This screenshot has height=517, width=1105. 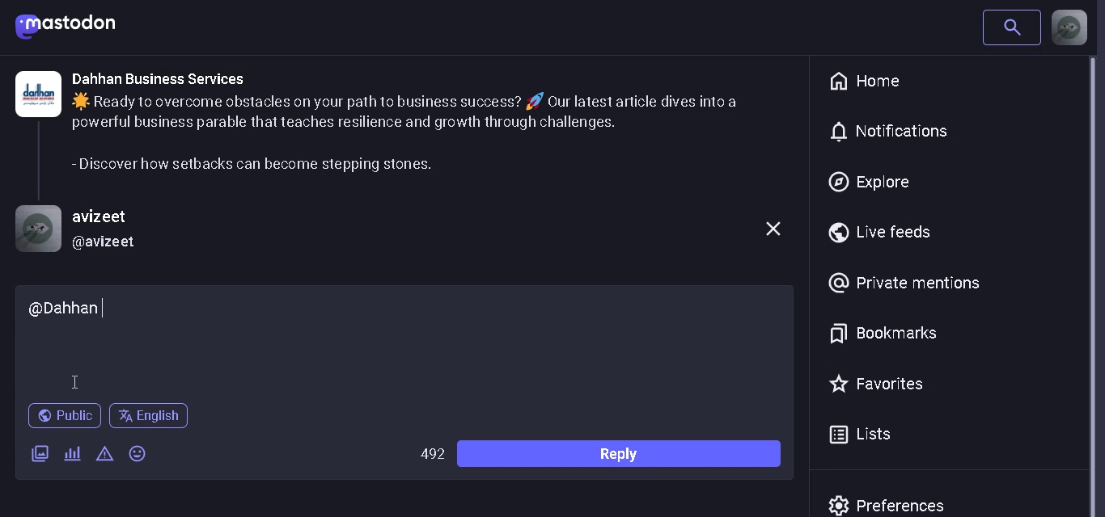 I want to click on Scrollbar, so click(x=1099, y=288).